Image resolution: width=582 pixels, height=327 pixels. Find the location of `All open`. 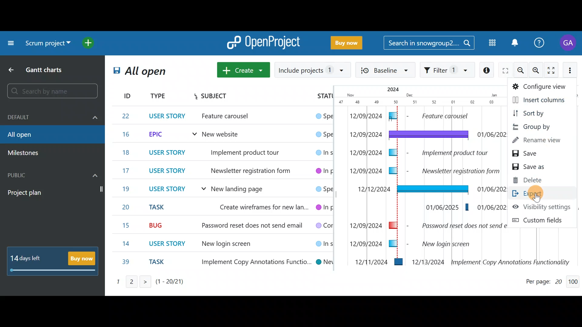

All open is located at coordinates (150, 73).